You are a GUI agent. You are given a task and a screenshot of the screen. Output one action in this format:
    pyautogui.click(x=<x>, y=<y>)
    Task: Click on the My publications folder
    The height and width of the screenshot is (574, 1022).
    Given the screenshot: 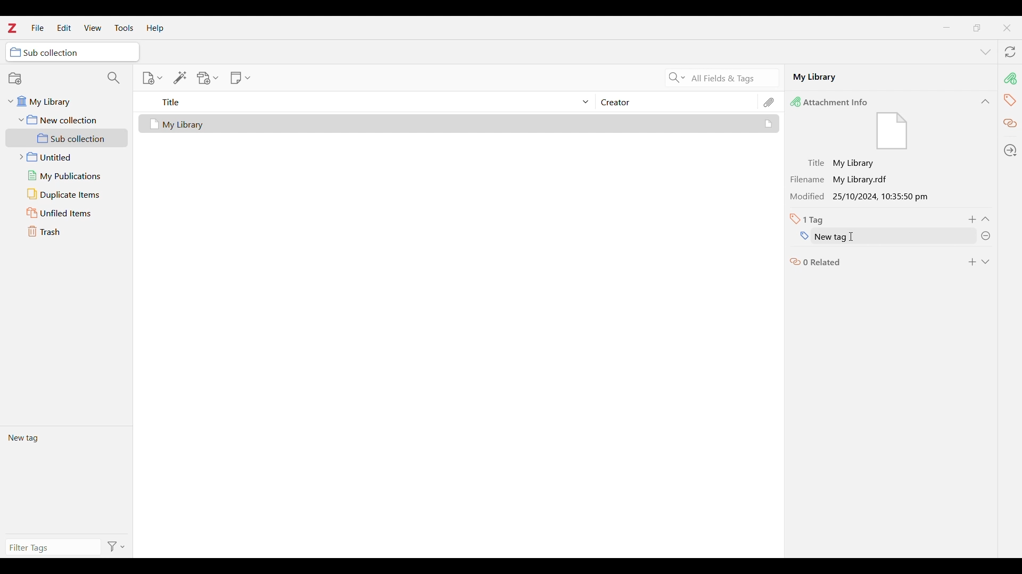 What is the action you would take?
    pyautogui.click(x=66, y=175)
    